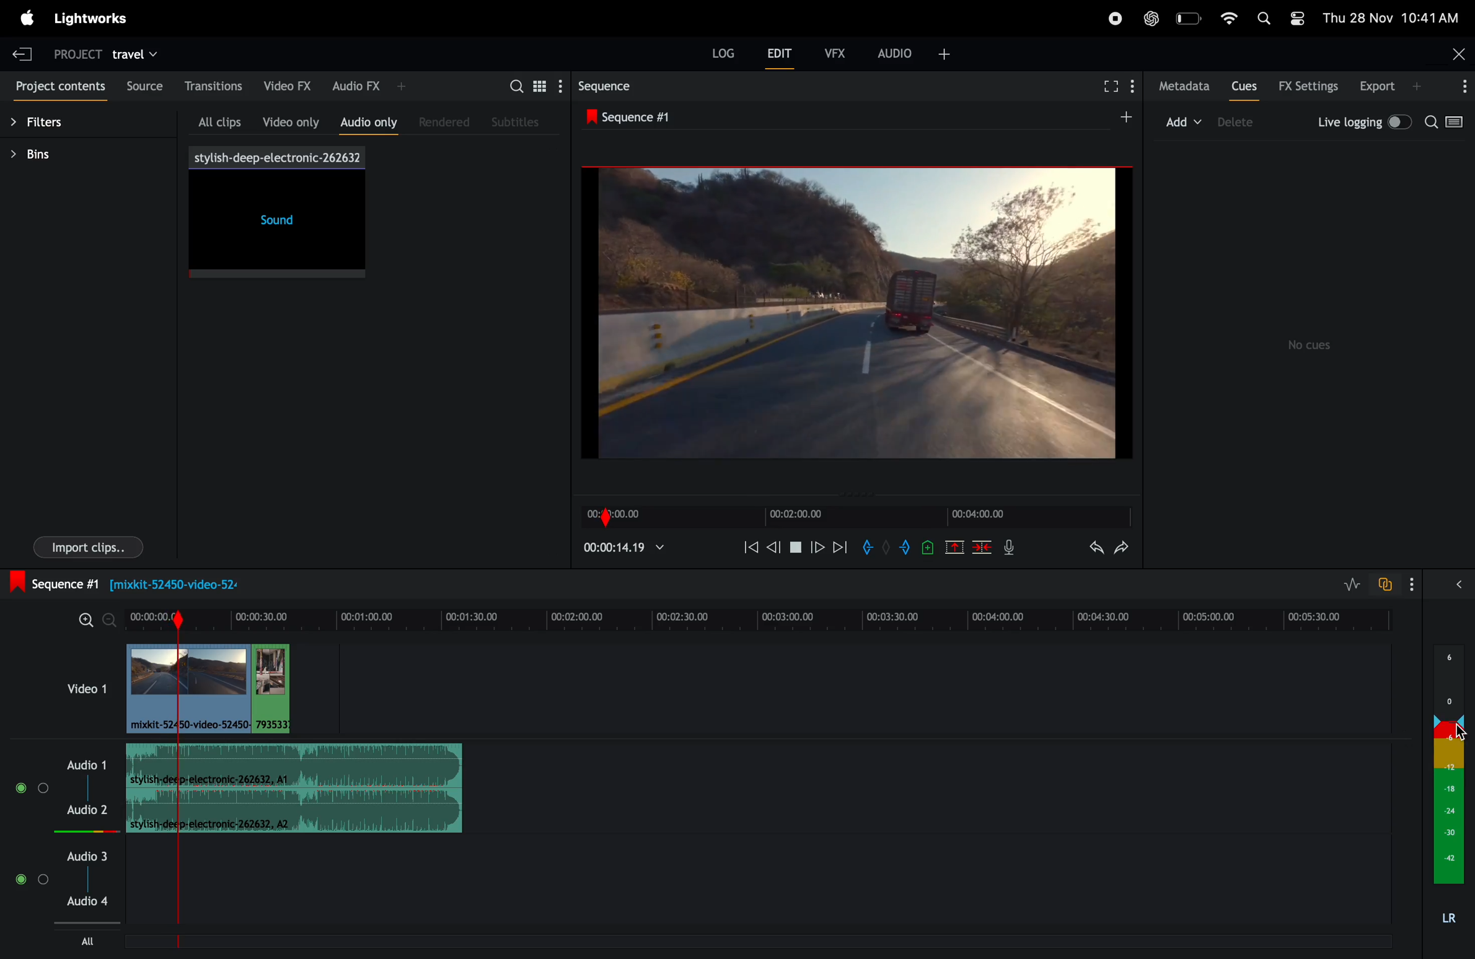  What do you see at coordinates (1361, 125) in the screenshot?
I see `live logging` at bounding box center [1361, 125].